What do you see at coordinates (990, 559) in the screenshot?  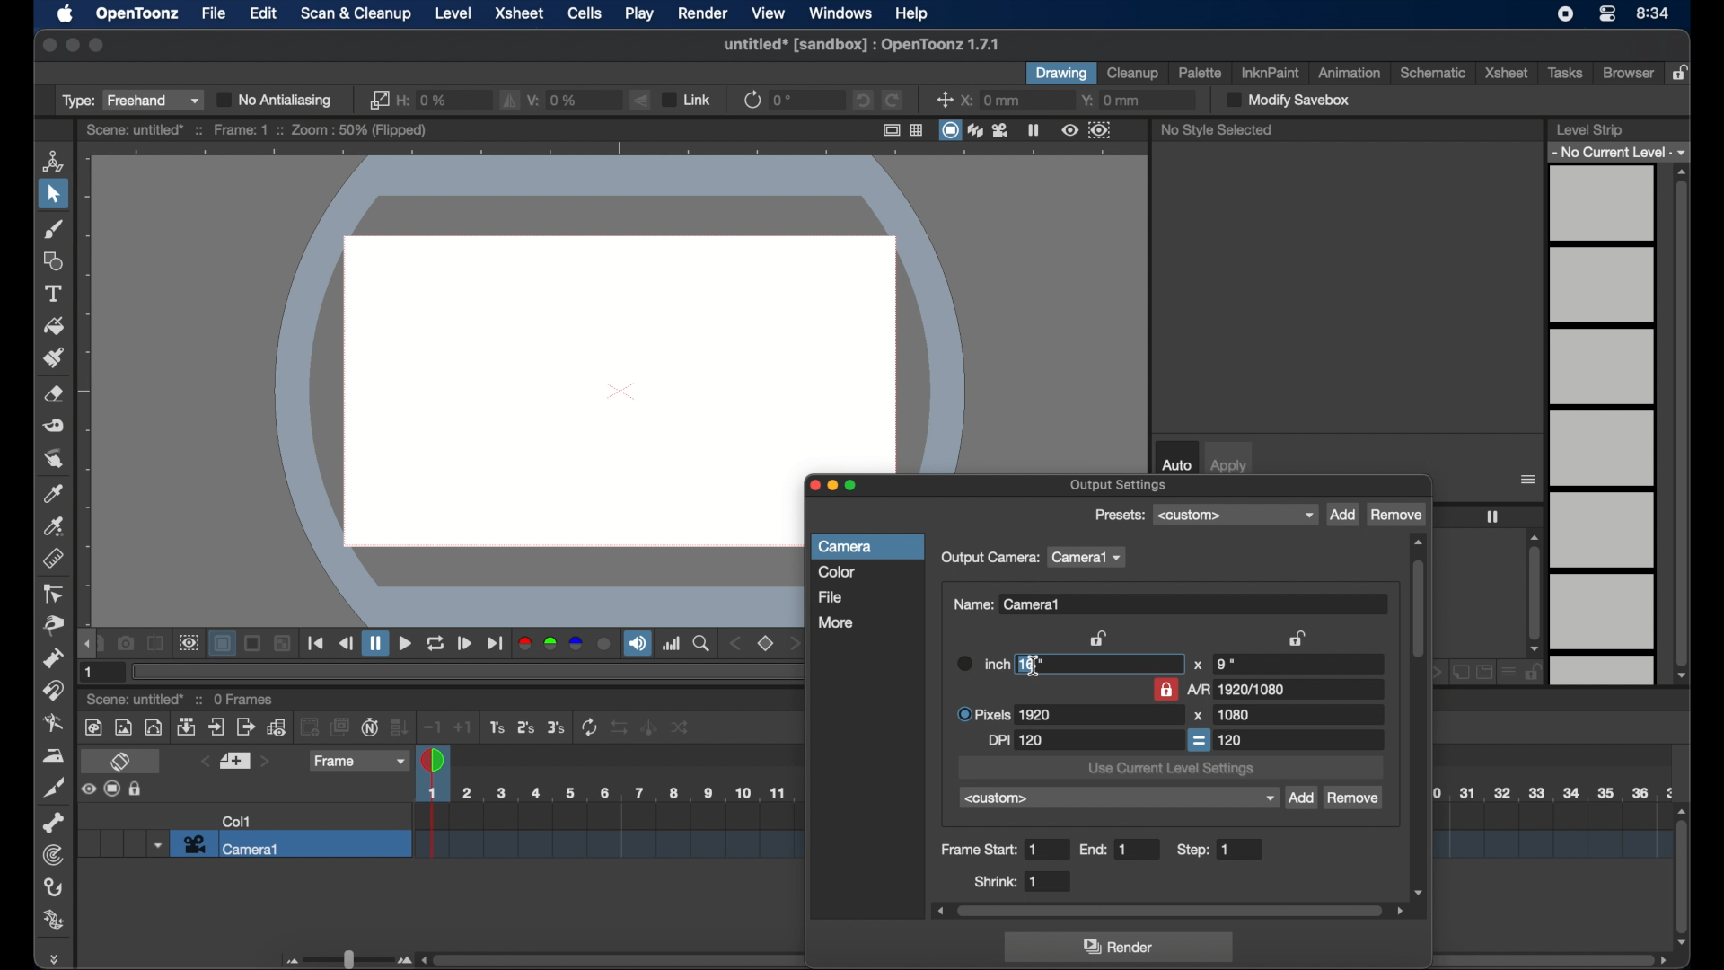 I see `output camera` at bounding box center [990, 559].